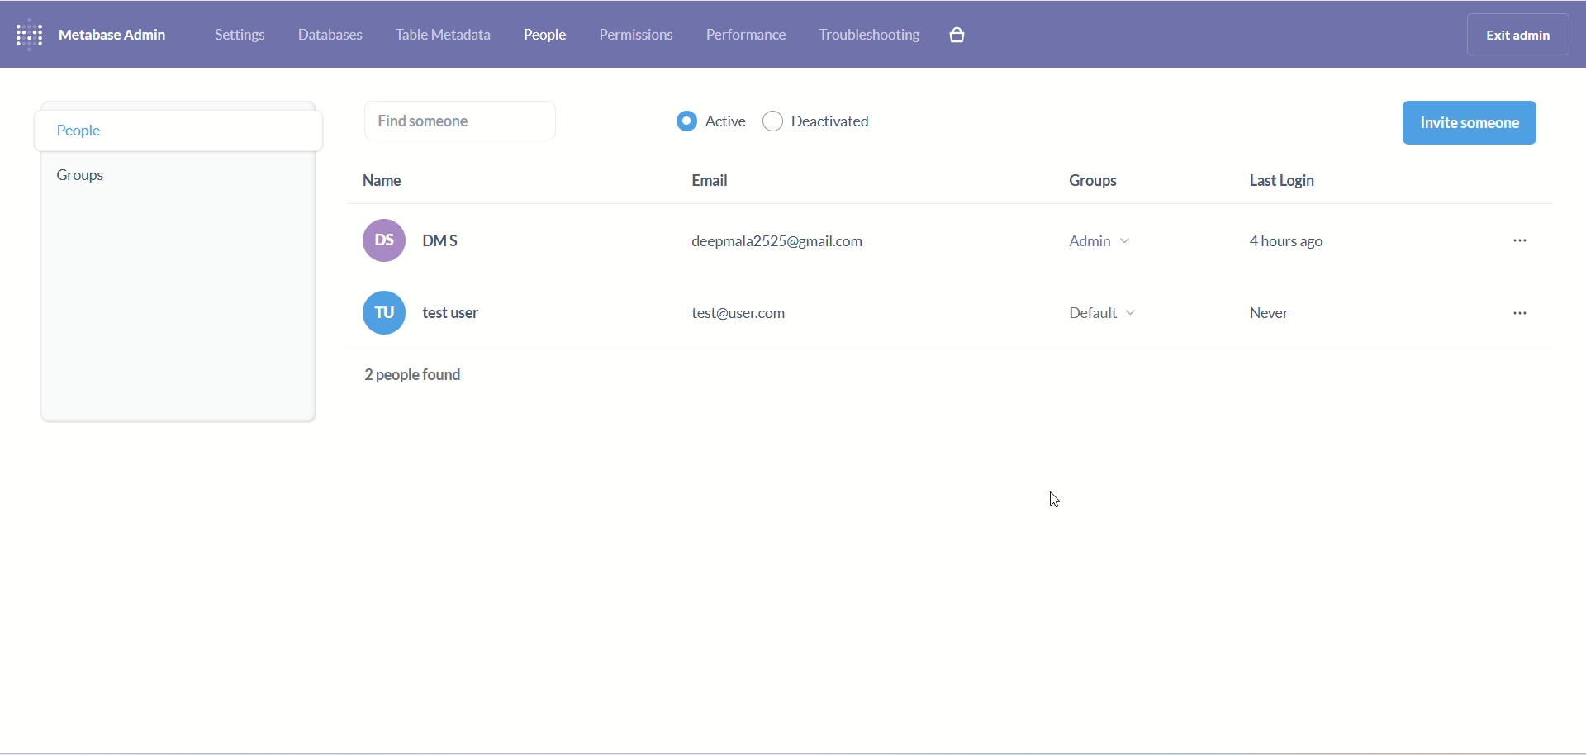  I want to click on active, so click(711, 125).